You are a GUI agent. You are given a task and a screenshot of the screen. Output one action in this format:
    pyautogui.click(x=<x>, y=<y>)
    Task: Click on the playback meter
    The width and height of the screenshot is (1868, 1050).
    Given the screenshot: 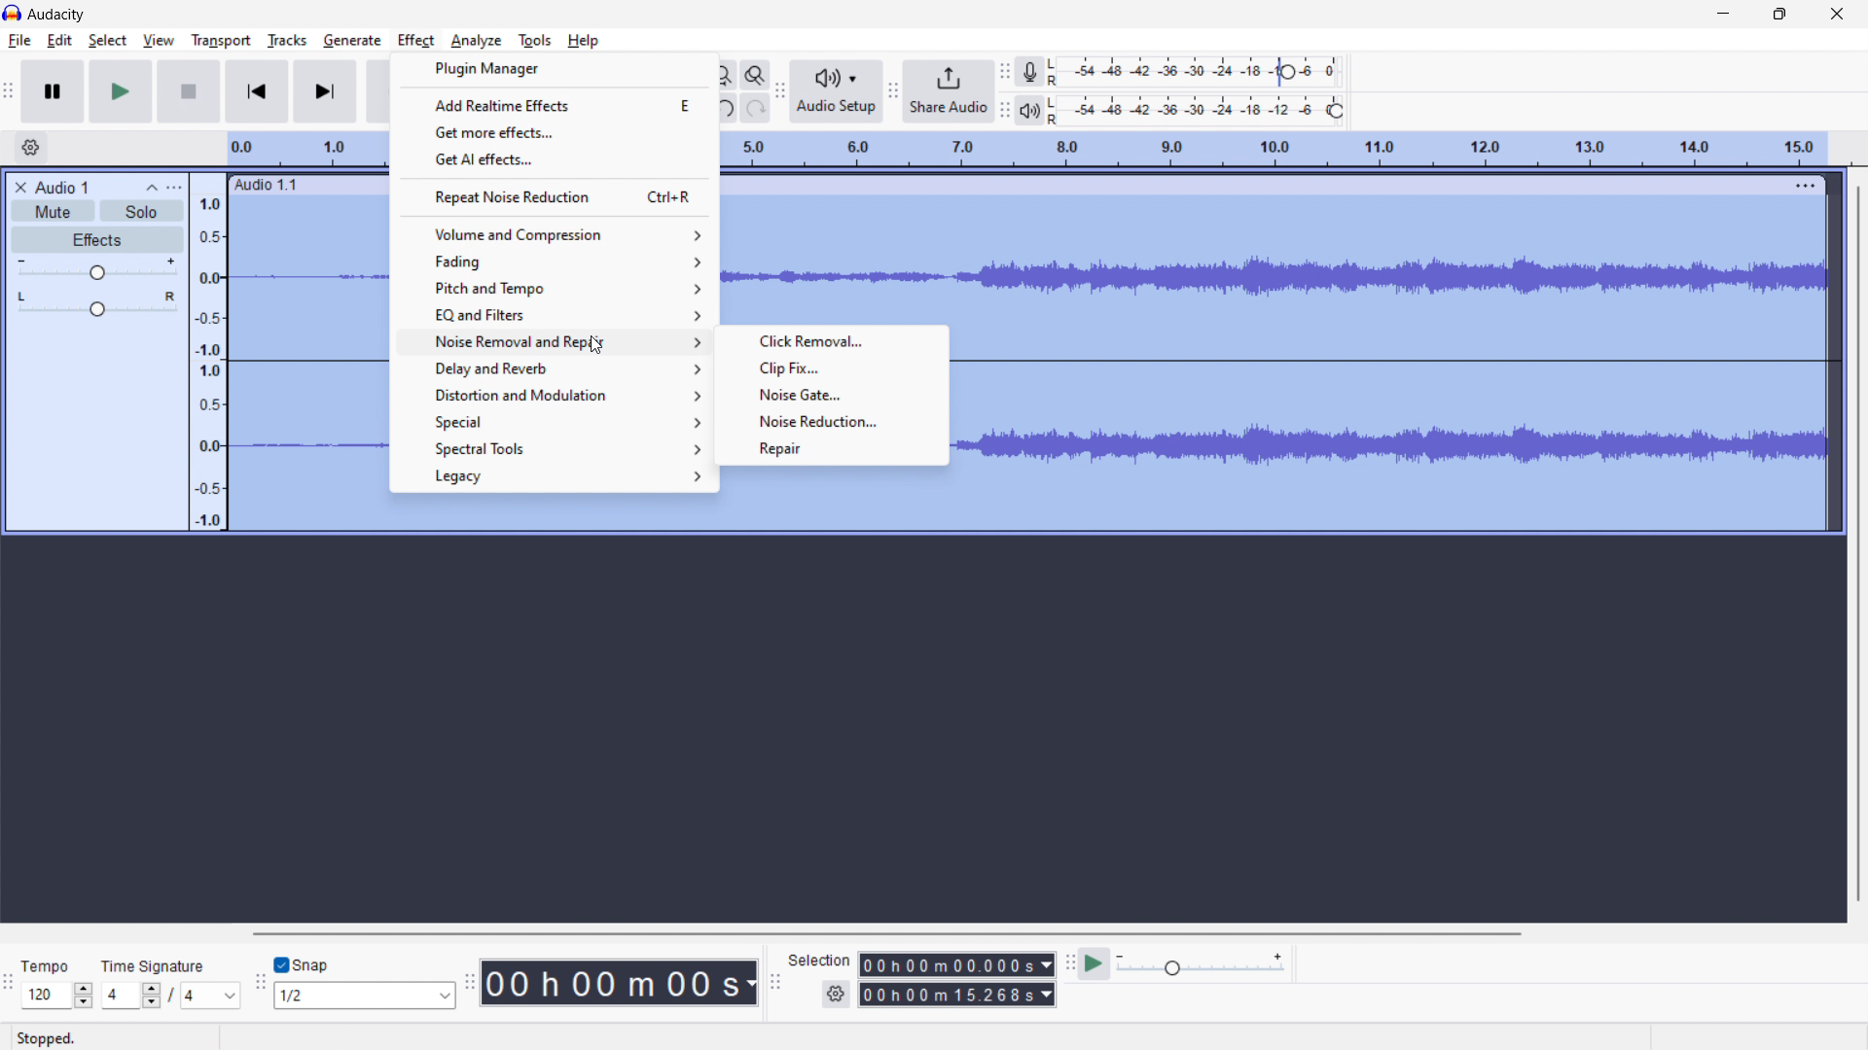 What is the action you would take?
    pyautogui.click(x=1203, y=964)
    